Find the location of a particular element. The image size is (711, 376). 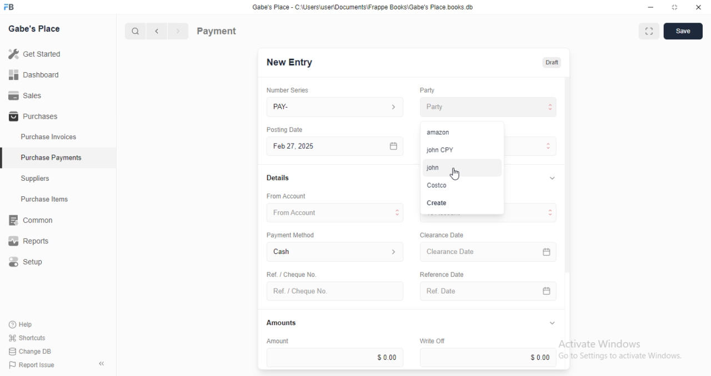

Party is located at coordinates (426, 90).